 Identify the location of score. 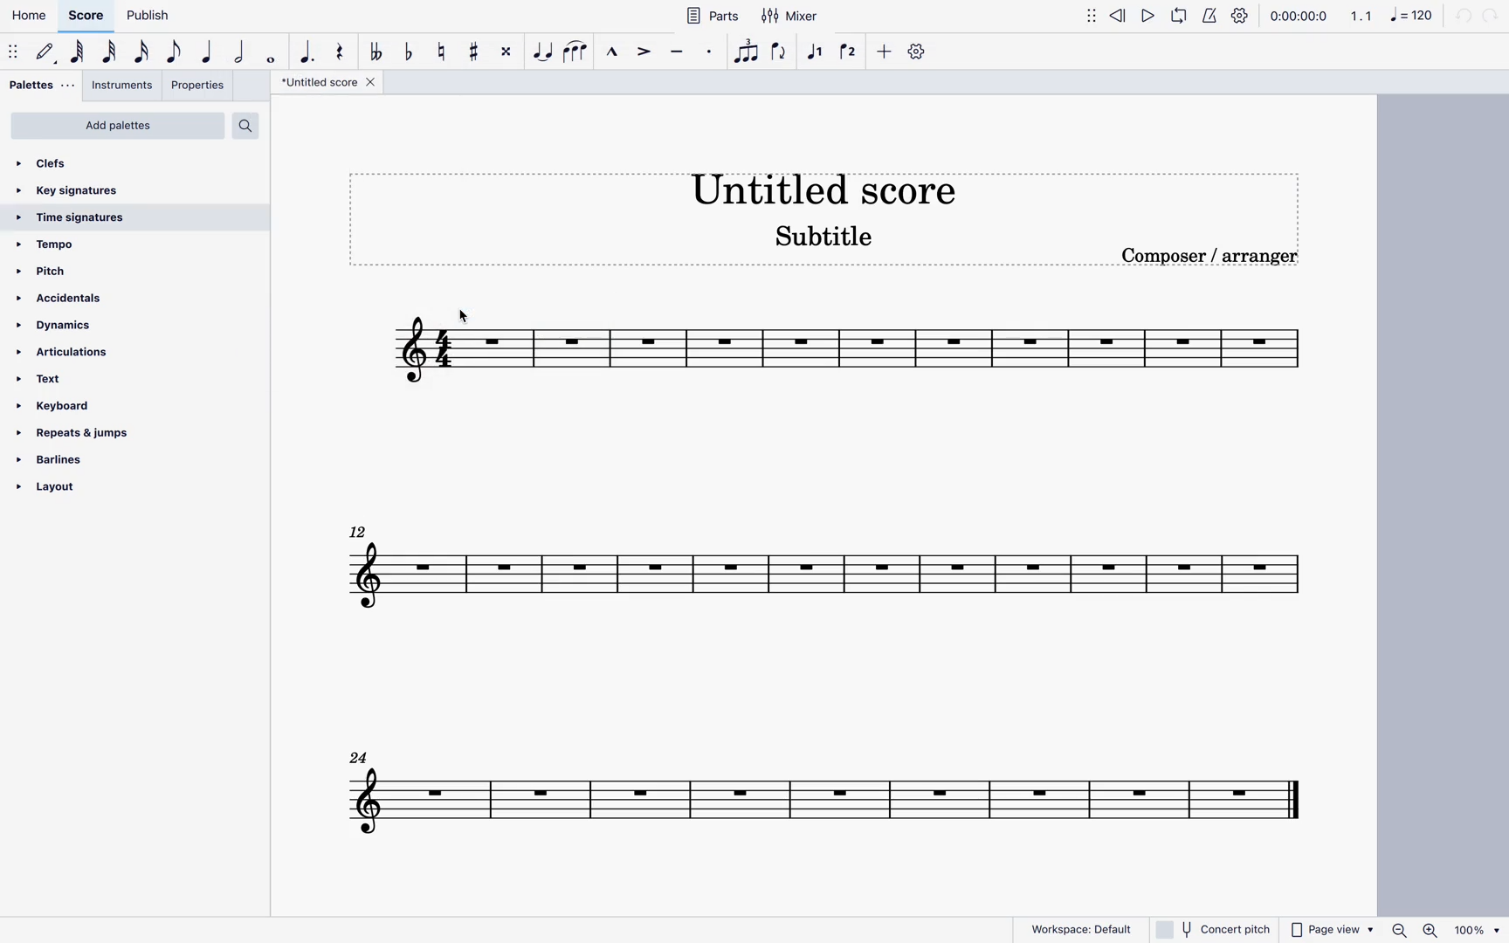
(89, 17).